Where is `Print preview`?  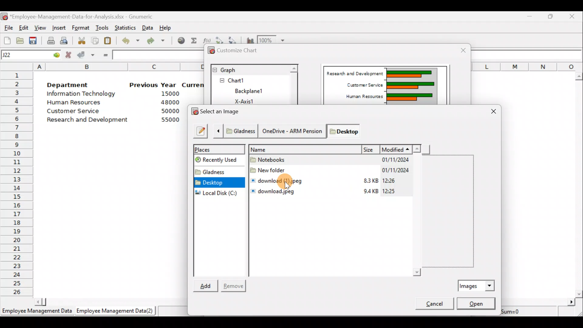
Print preview is located at coordinates (64, 40).